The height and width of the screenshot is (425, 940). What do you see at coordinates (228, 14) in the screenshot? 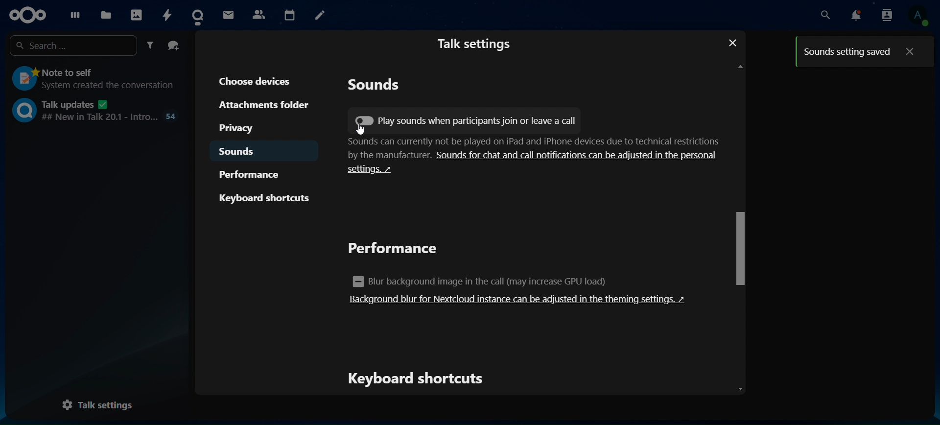
I see `mail` at bounding box center [228, 14].